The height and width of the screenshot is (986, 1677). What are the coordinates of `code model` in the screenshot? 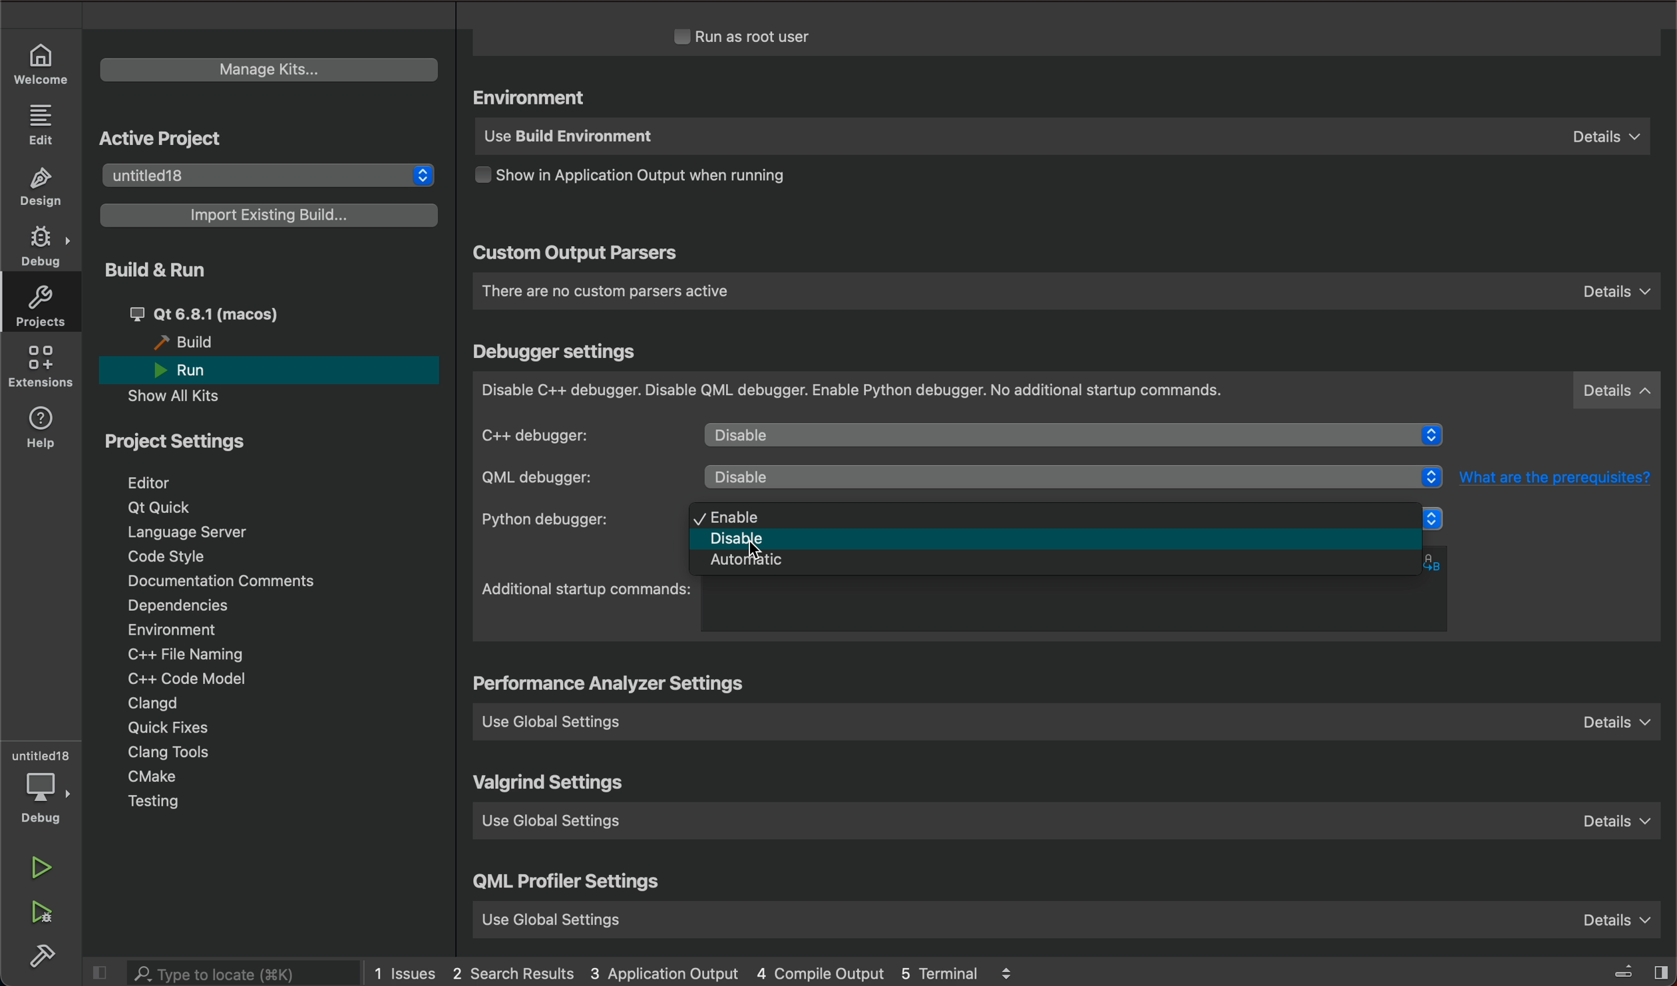 It's located at (180, 678).